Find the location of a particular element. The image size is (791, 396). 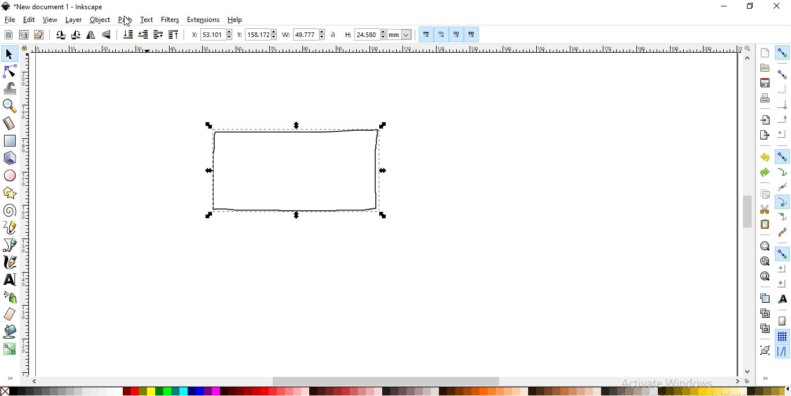

restore down is located at coordinates (749, 7).